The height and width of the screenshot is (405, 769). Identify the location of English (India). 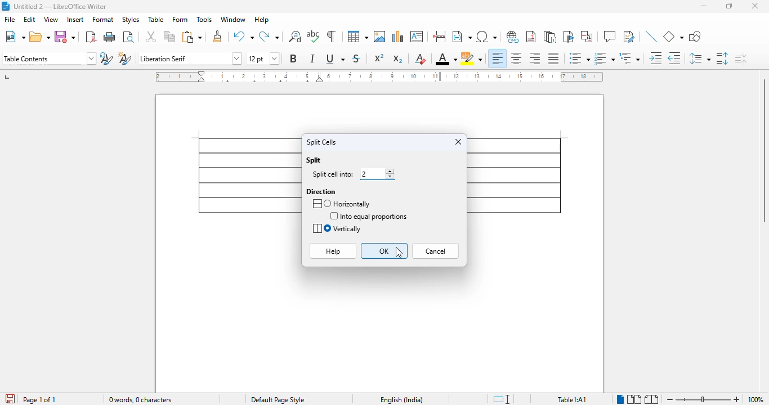
(401, 399).